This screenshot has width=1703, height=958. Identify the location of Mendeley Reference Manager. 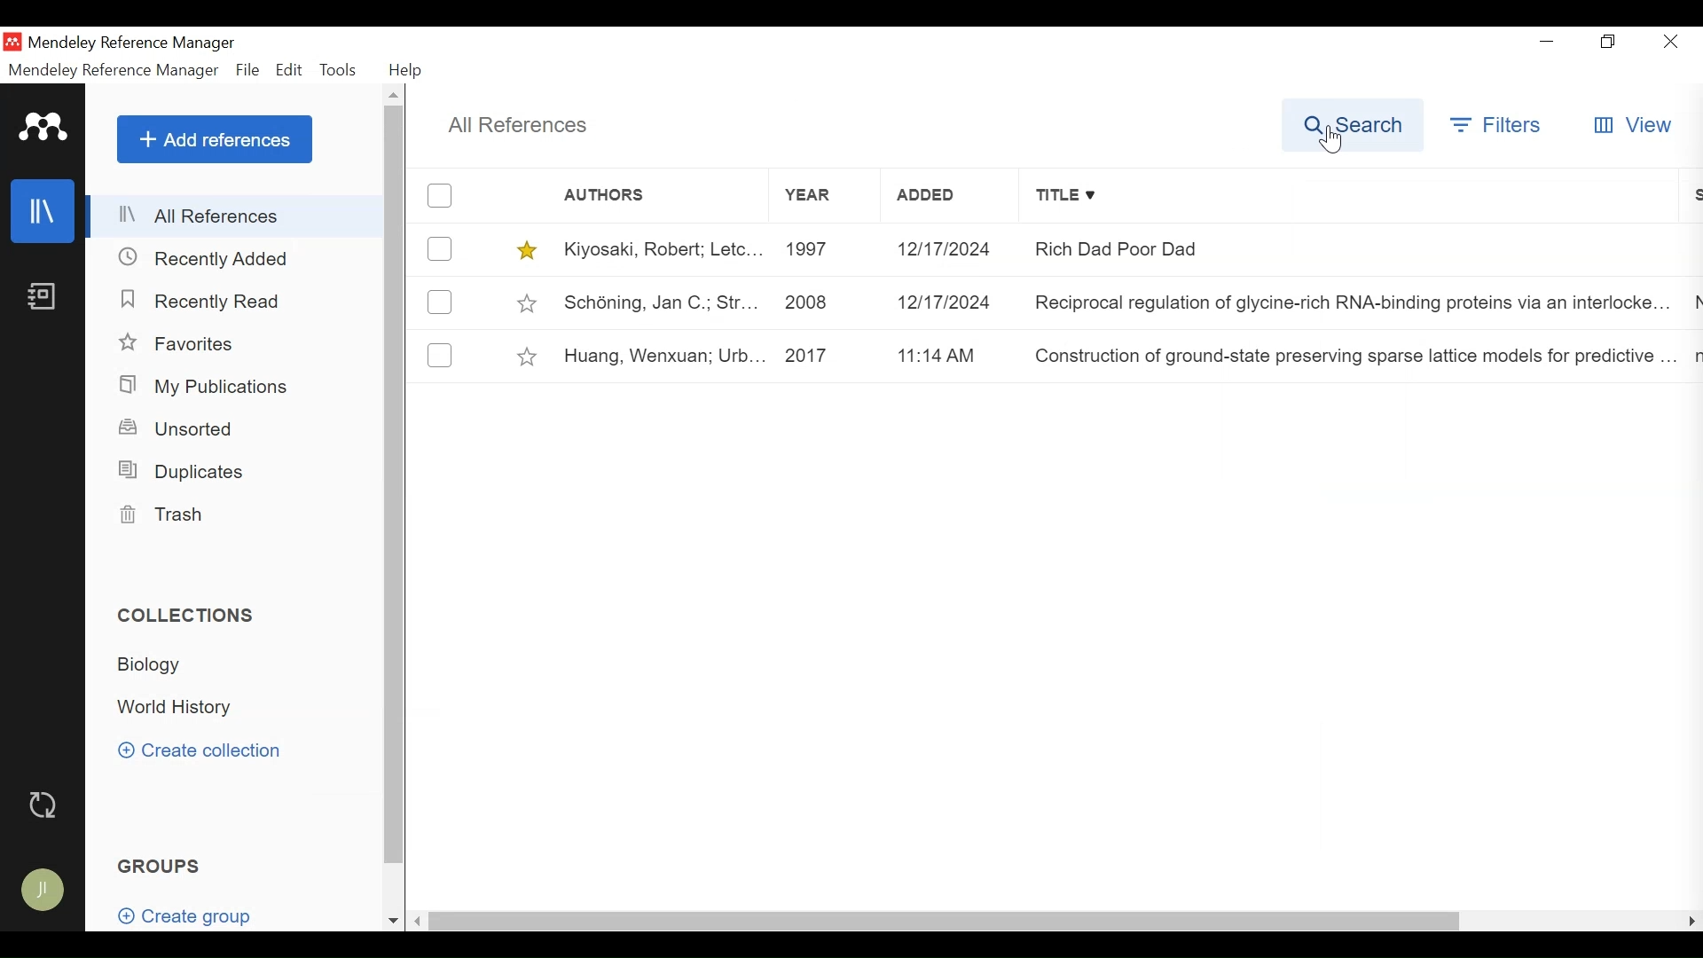
(114, 70).